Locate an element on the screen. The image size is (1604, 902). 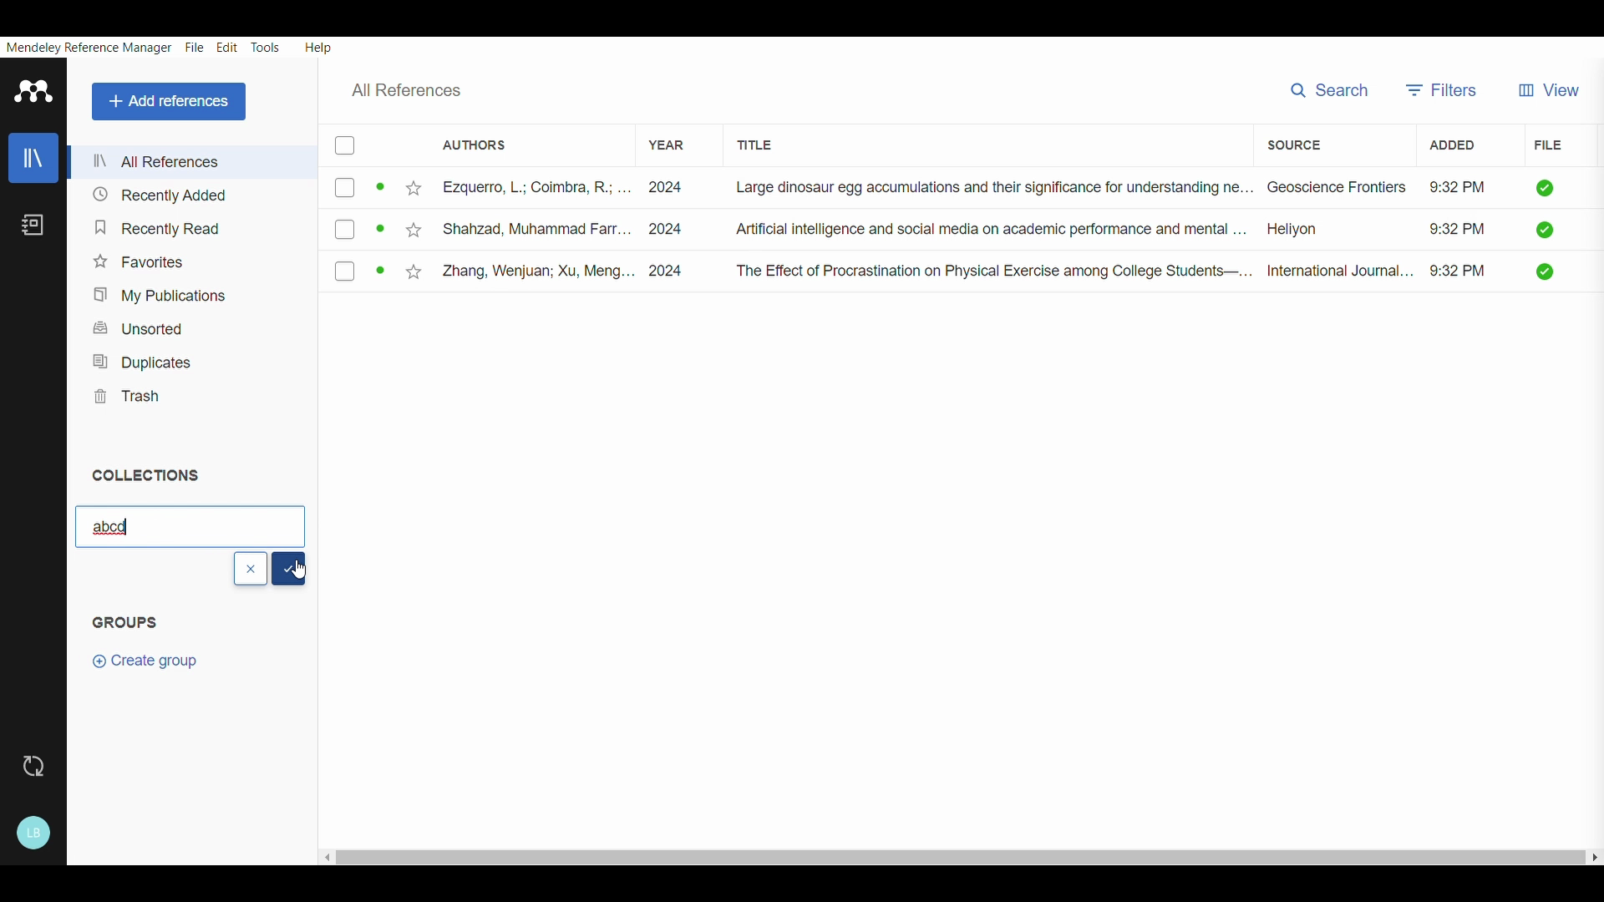
Edit is located at coordinates (226, 46).